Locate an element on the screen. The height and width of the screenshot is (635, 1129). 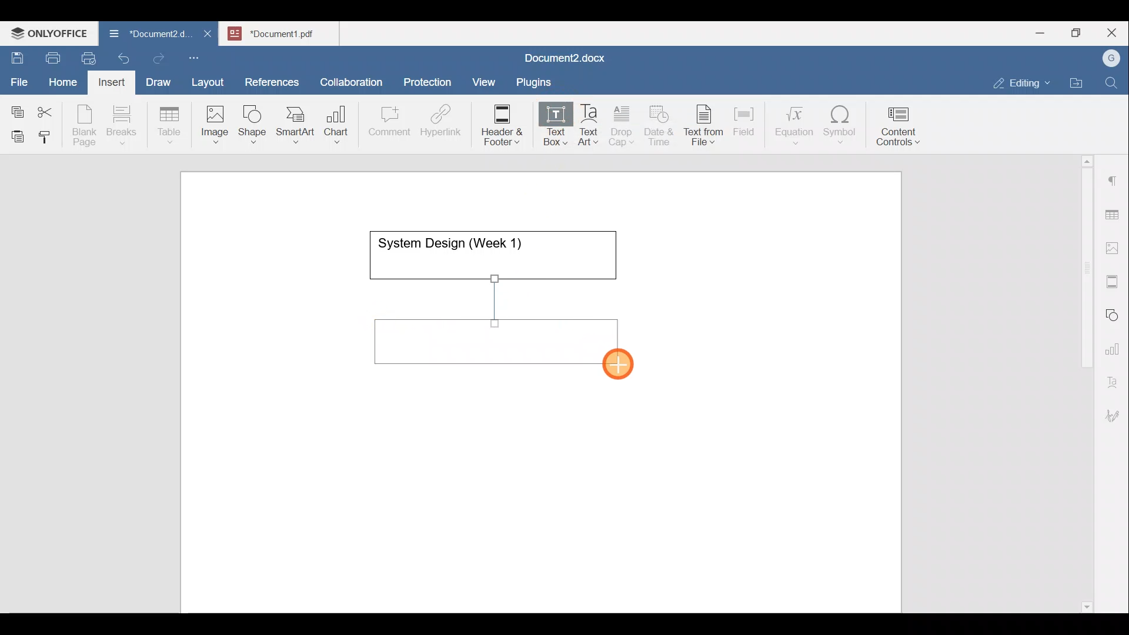
Text from file is located at coordinates (706, 124).